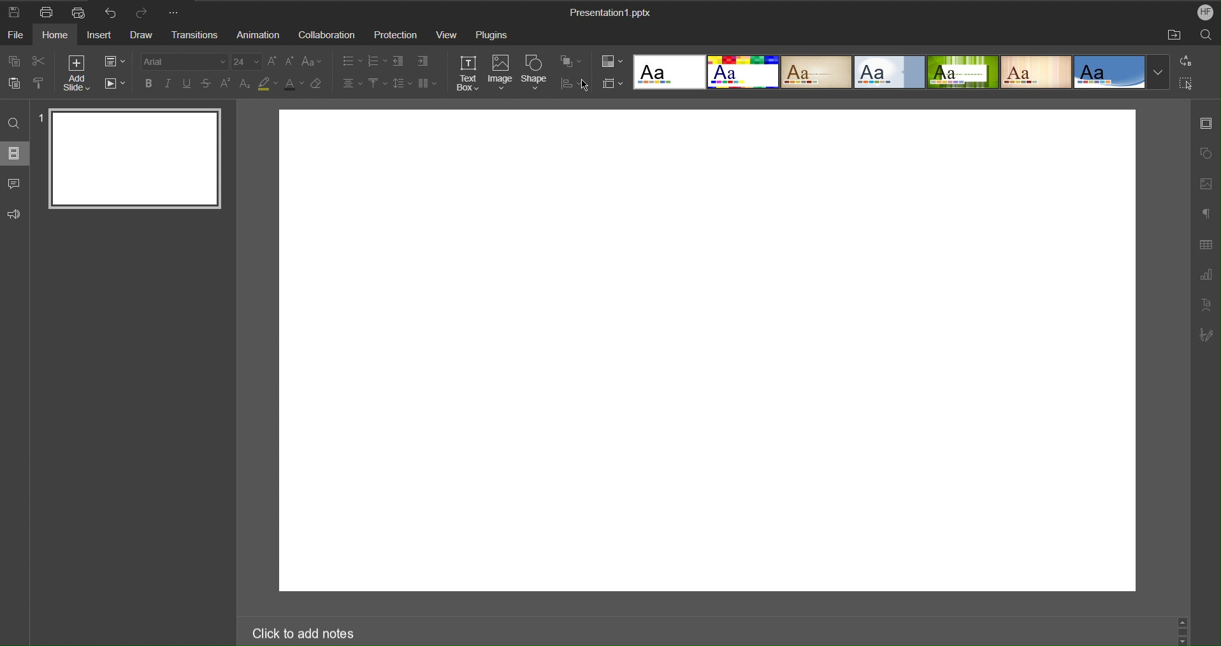 Image resolution: width=1221 pixels, height=646 pixels. What do you see at coordinates (1206, 213) in the screenshot?
I see `Paragraph Settings` at bounding box center [1206, 213].